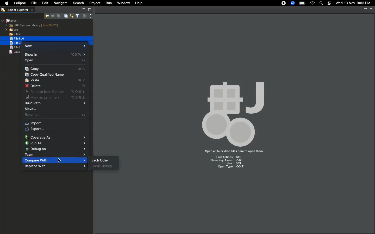  I want to click on Show next match, so click(48, 15).